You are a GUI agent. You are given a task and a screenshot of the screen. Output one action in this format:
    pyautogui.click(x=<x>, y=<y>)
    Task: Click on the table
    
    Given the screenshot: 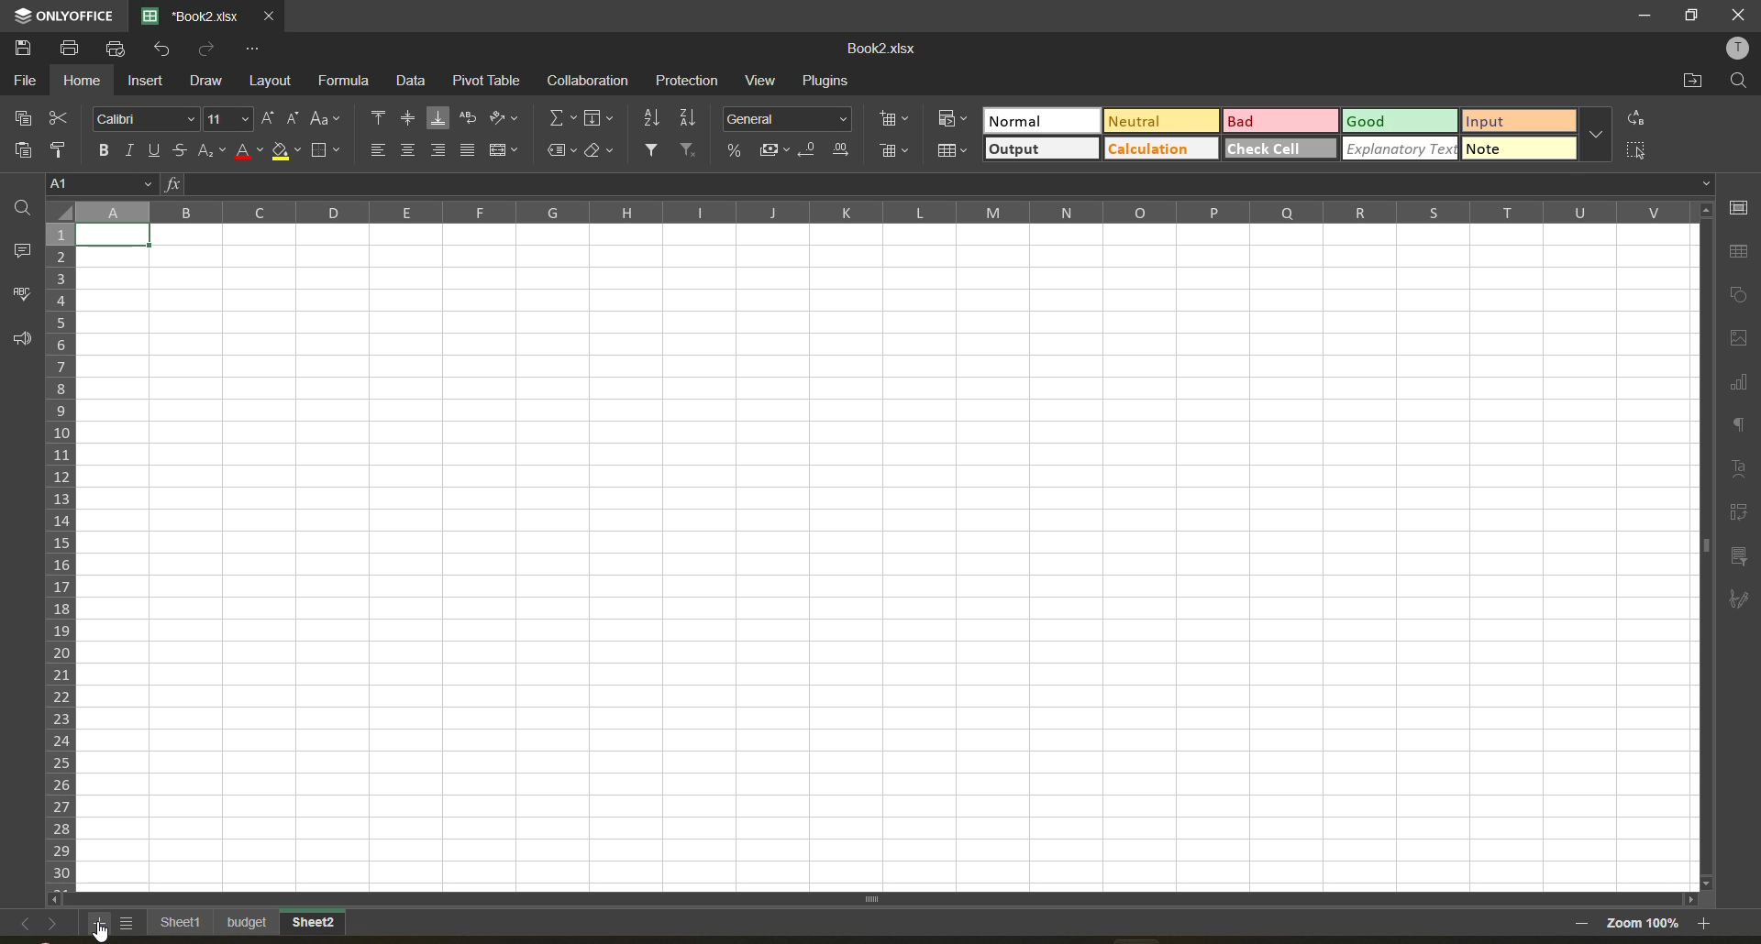 What is the action you would take?
    pyautogui.click(x=1739, y=254)
    